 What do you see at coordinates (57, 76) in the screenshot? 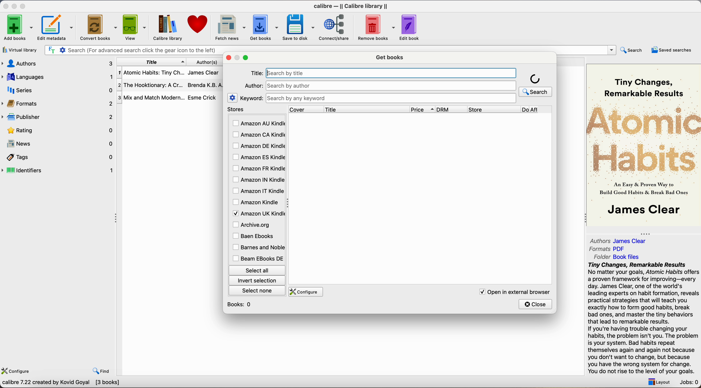
I see `languages` at bounding box center [57, 76].